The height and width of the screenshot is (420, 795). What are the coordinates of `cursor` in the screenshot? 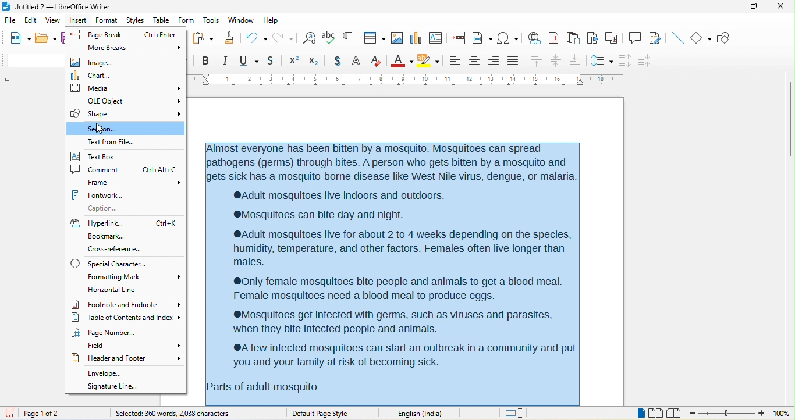 It's located at (99, 129).